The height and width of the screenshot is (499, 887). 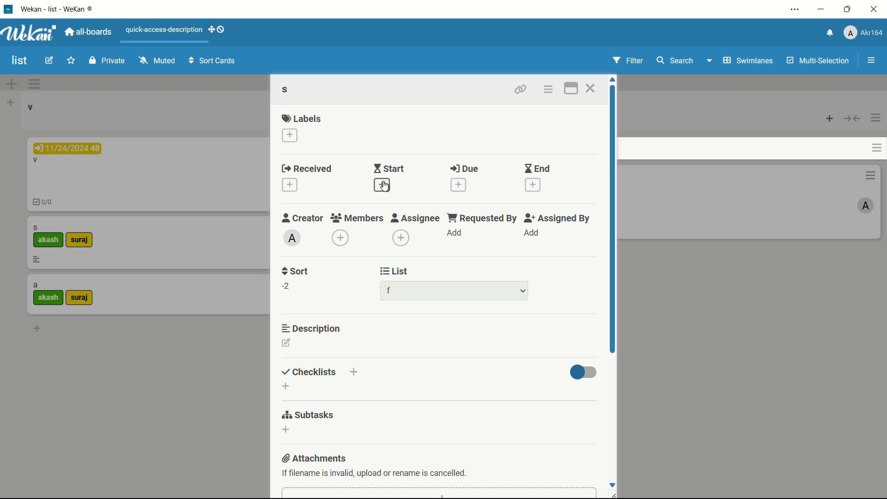 What do you see at coordinates (295, 271) in the screenshot?
I see `sort` at bounding box center [295, 271].